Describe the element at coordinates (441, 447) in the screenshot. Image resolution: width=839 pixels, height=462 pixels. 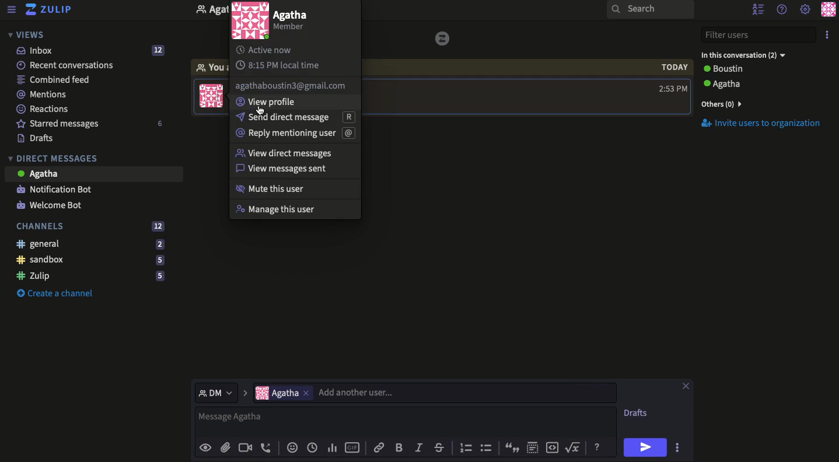
I see `Strikethrough ` at that location.